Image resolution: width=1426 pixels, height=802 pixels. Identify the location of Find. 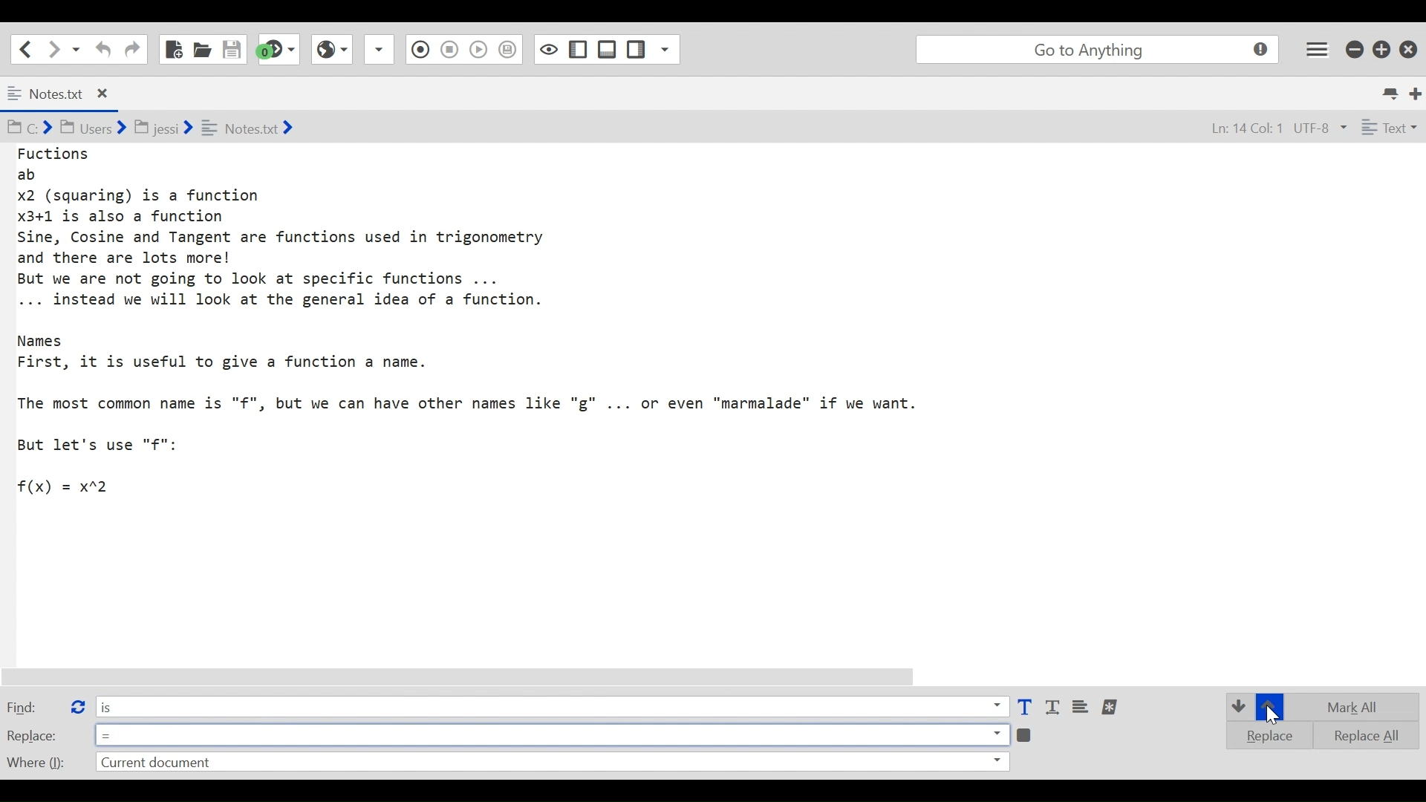
(32, 706).